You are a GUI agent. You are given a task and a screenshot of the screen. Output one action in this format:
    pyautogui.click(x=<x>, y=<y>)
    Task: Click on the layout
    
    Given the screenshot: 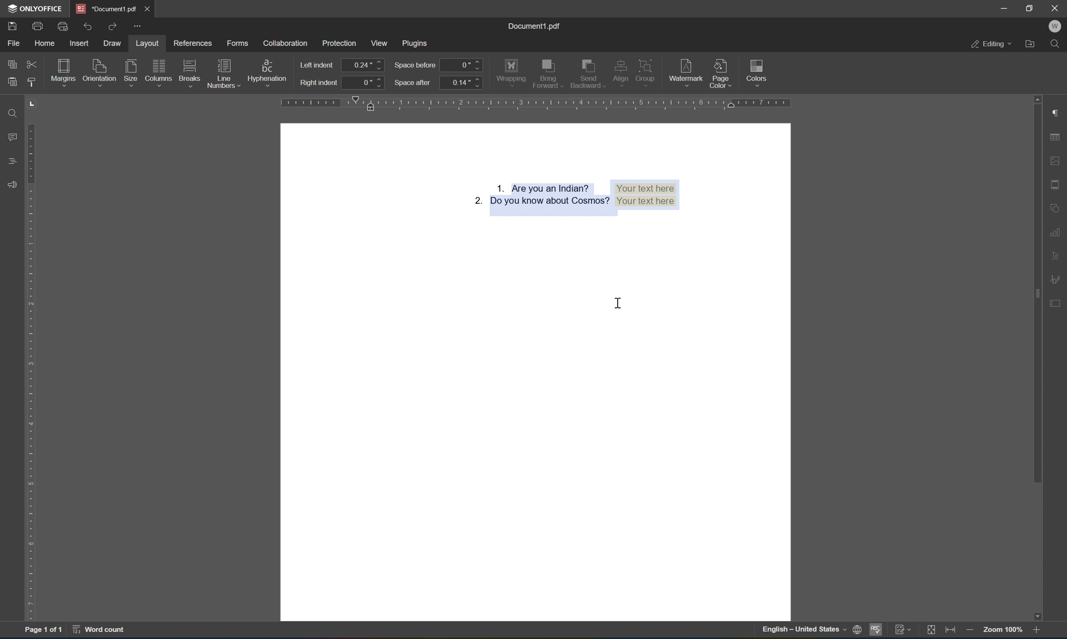 What is the action you would take?
    pyautogui.click(x=147, y=43)
    